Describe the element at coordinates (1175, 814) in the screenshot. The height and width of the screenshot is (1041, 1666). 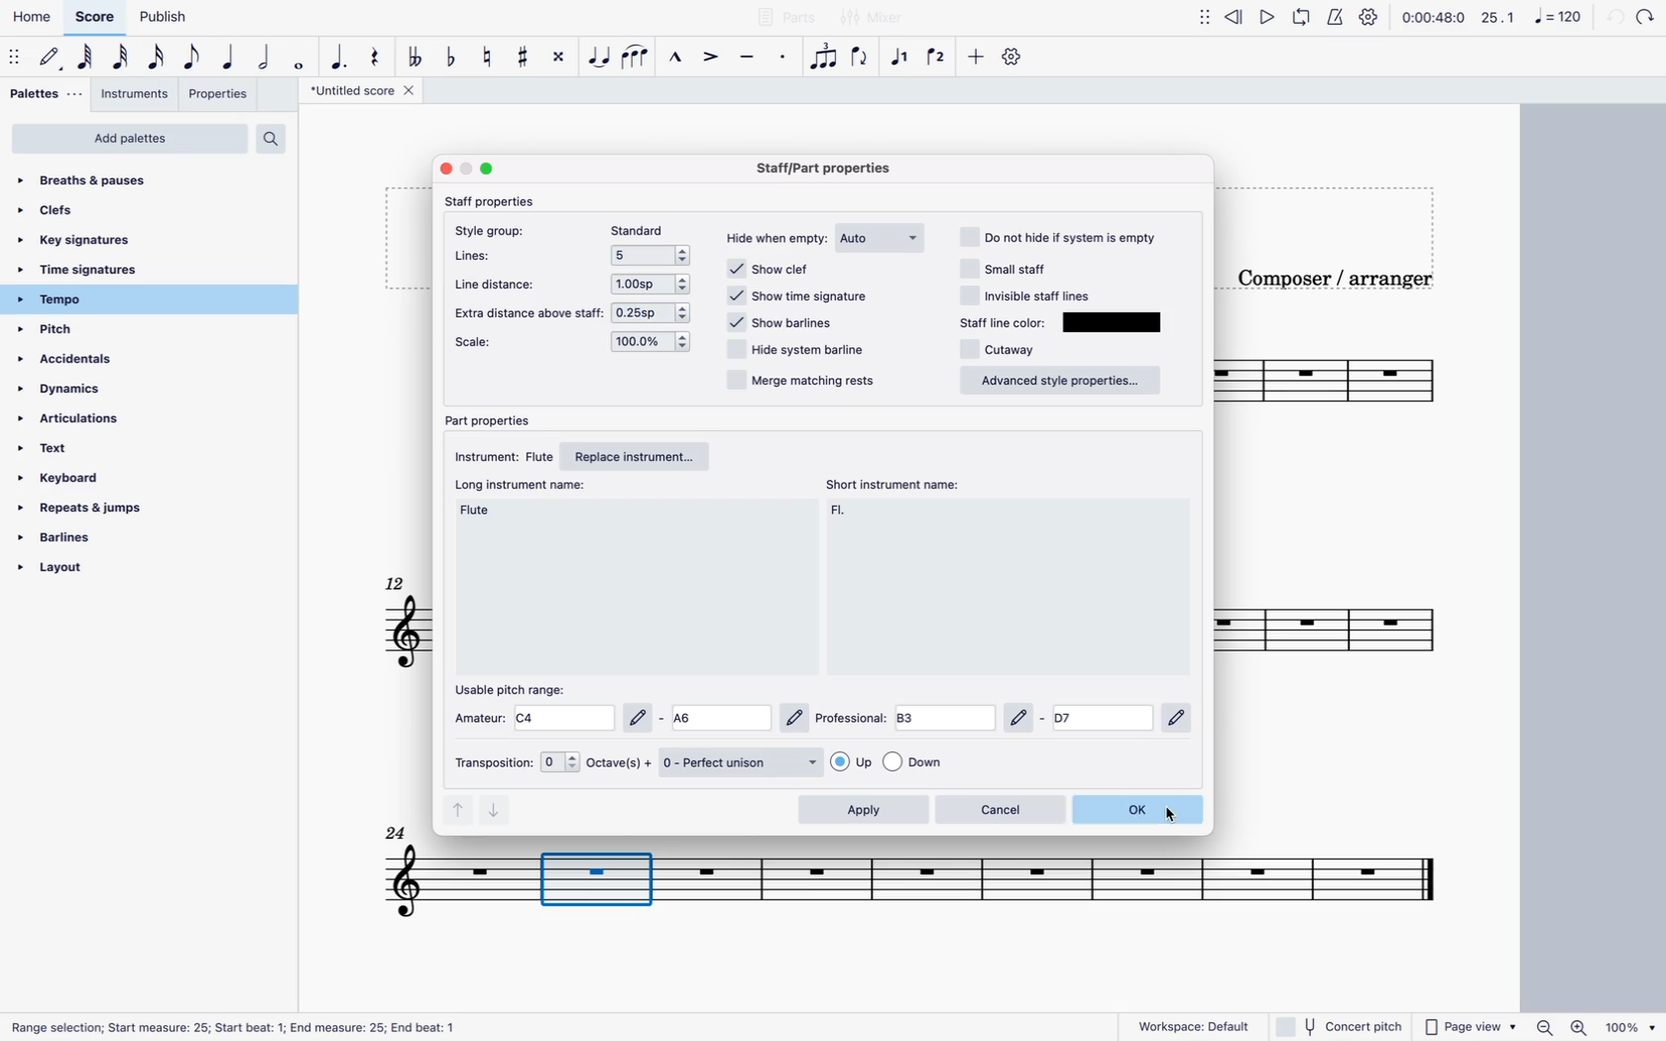
I see `Cursor` at that location.